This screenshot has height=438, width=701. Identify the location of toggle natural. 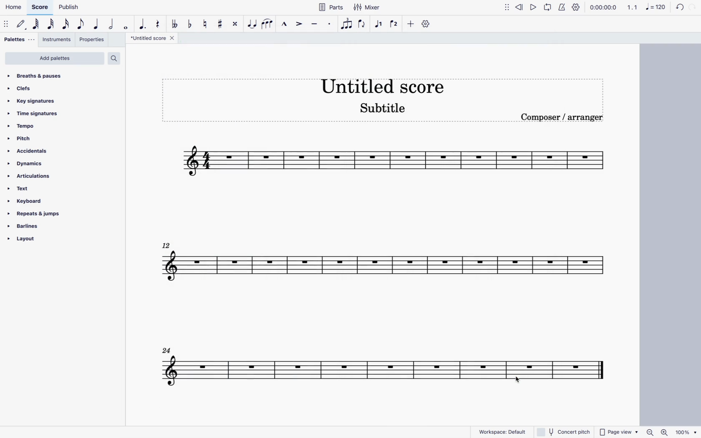
(205, 25).